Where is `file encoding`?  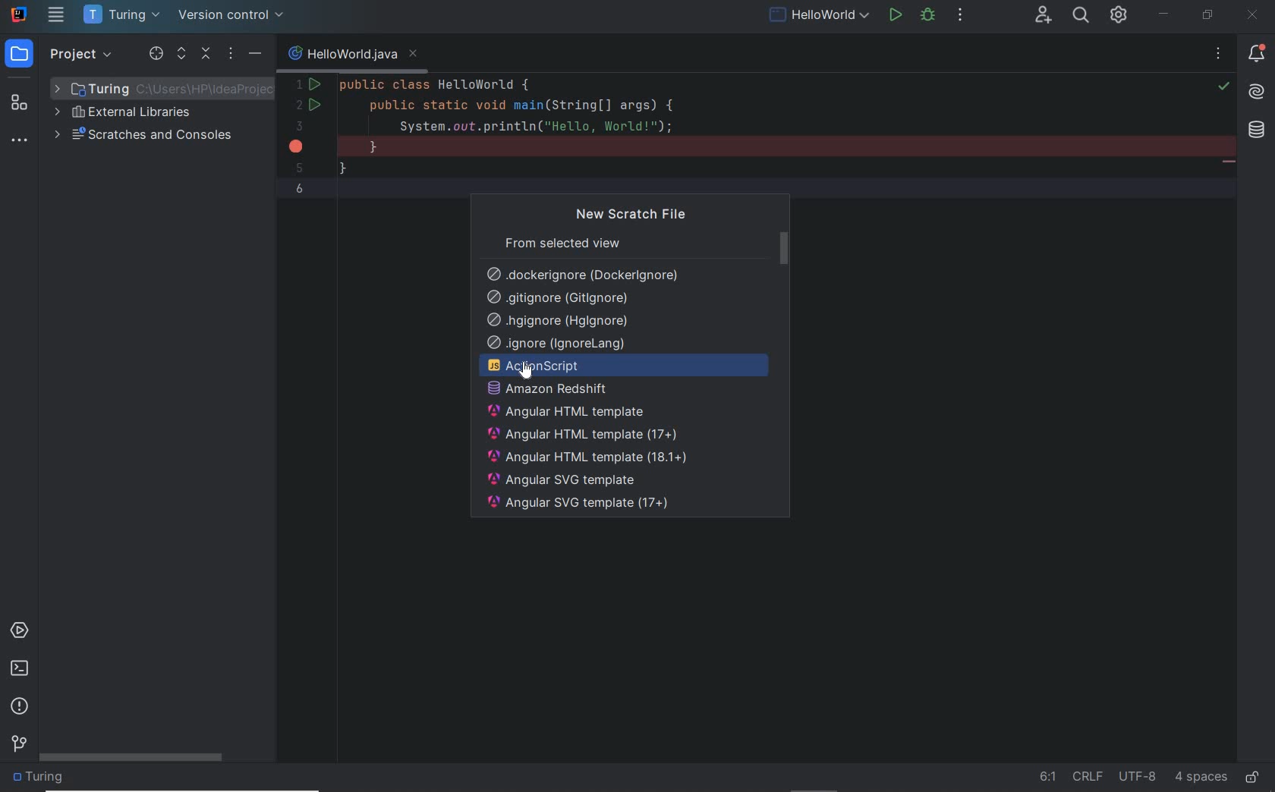 file encoding is located at coordinates (1138, 777).